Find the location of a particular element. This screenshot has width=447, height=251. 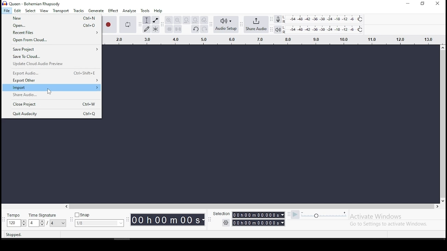

minimize is located at coordinates (407, 3).